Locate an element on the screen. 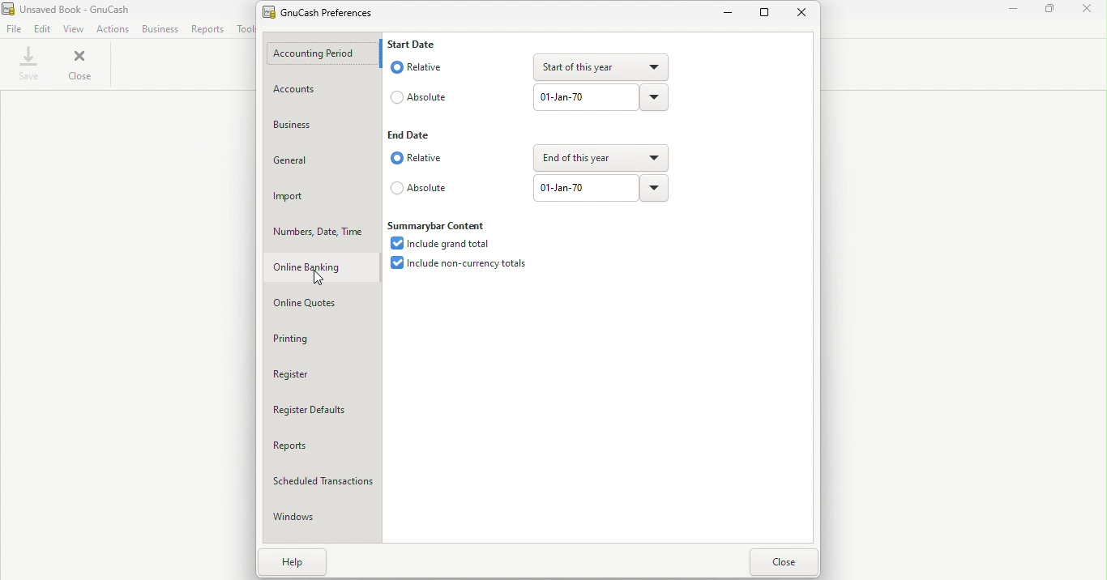 The width and height of the screenshot is (1107, 580). Absolute is located at coordinates (418, 99).